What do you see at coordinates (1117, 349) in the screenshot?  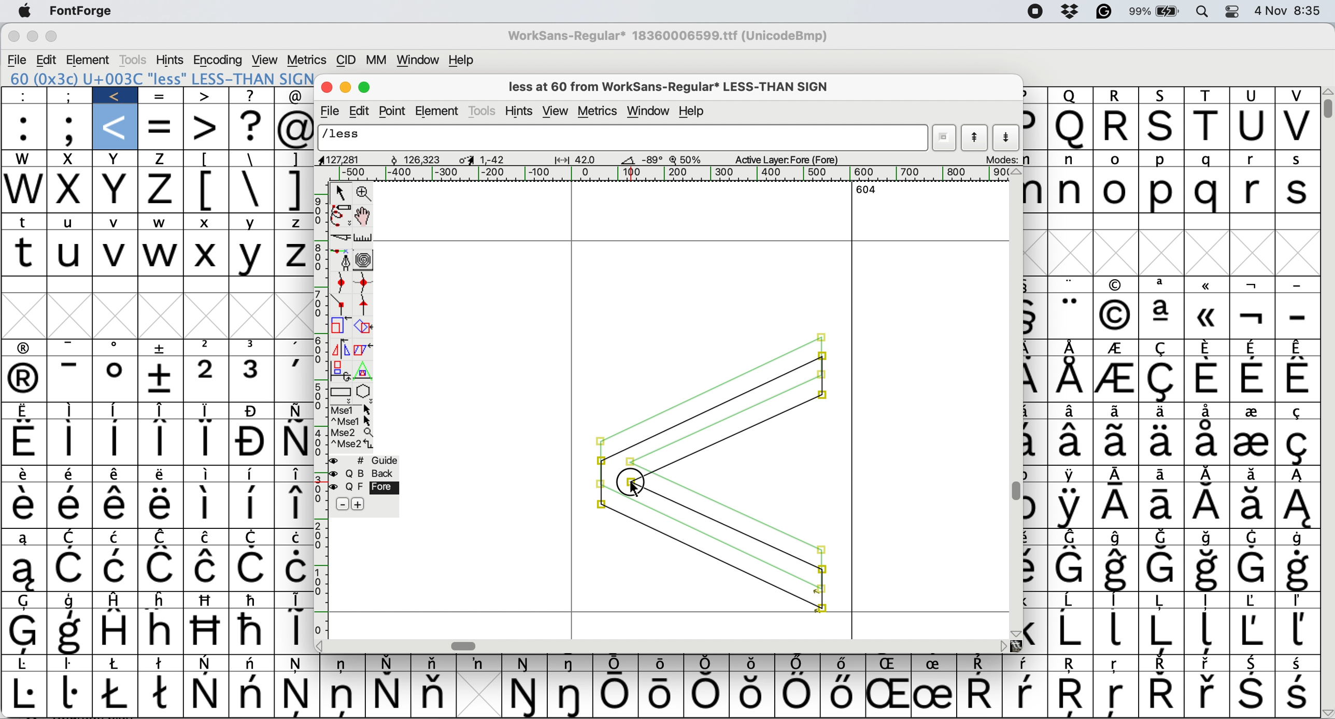 I see `Symbol` at bounding box center [1117, 349].